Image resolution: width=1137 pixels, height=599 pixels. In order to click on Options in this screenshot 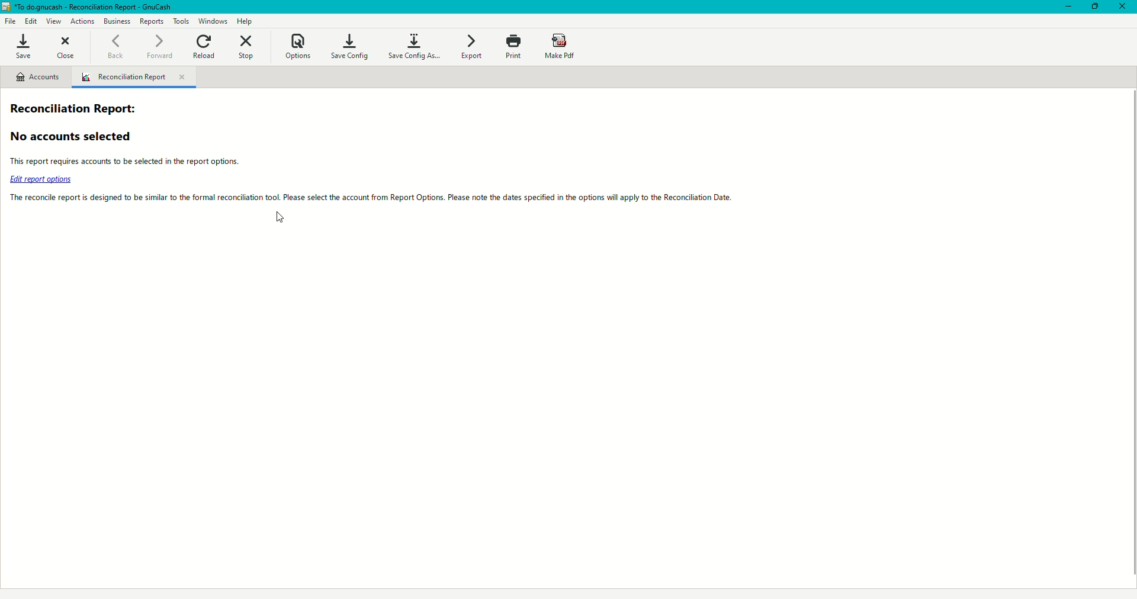, I will do `click(297, 46)`.